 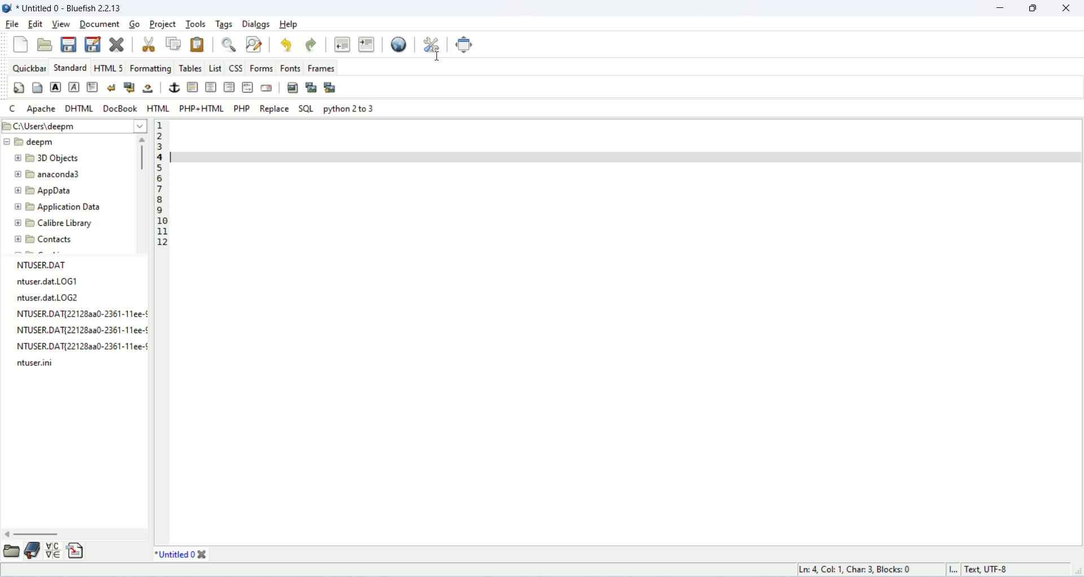 I want to click on tags, so click(x=225, y=25).